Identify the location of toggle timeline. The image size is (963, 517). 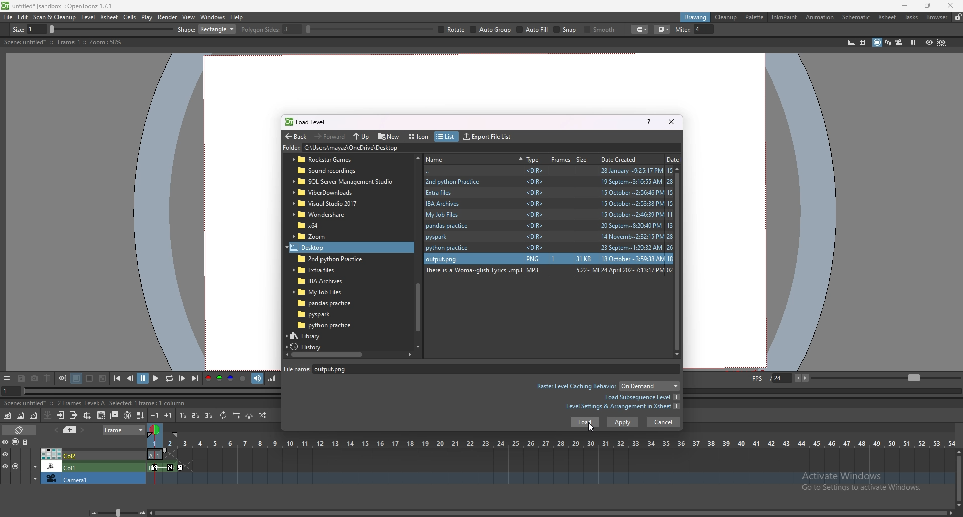
(20, 429).